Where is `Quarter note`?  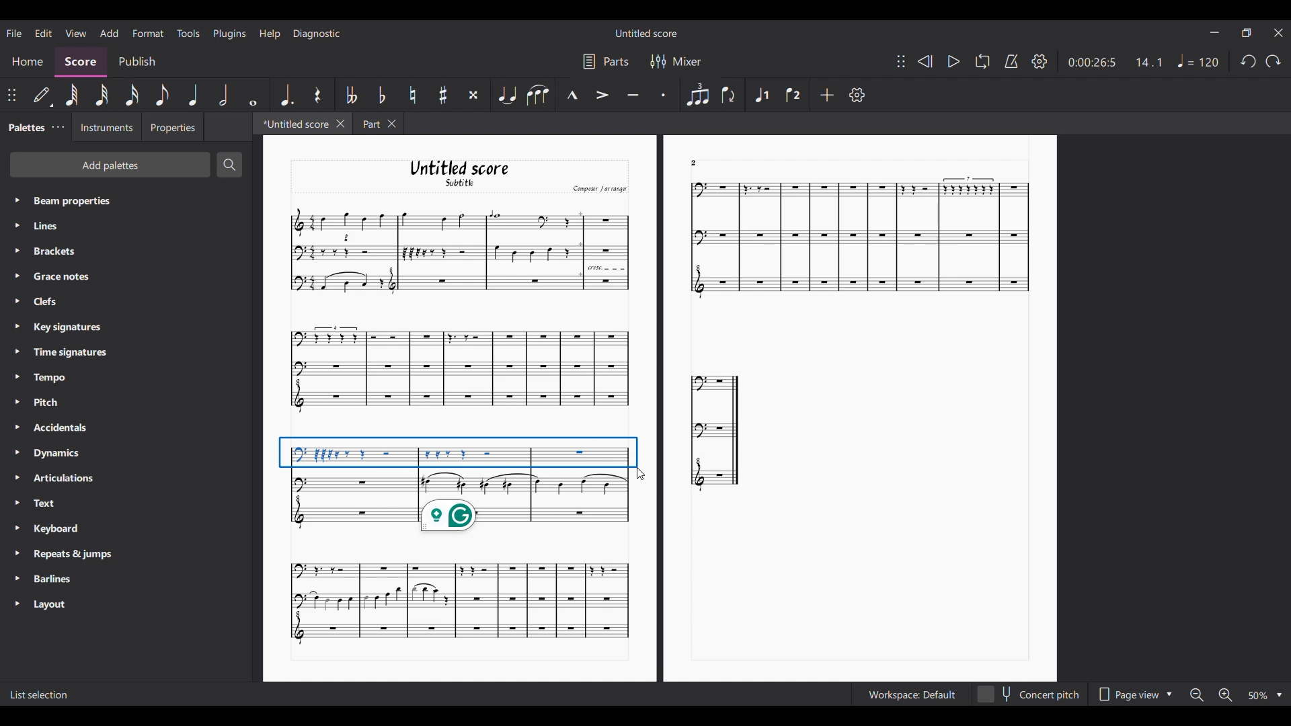 Quarter note is located at coordinates (192, 95).